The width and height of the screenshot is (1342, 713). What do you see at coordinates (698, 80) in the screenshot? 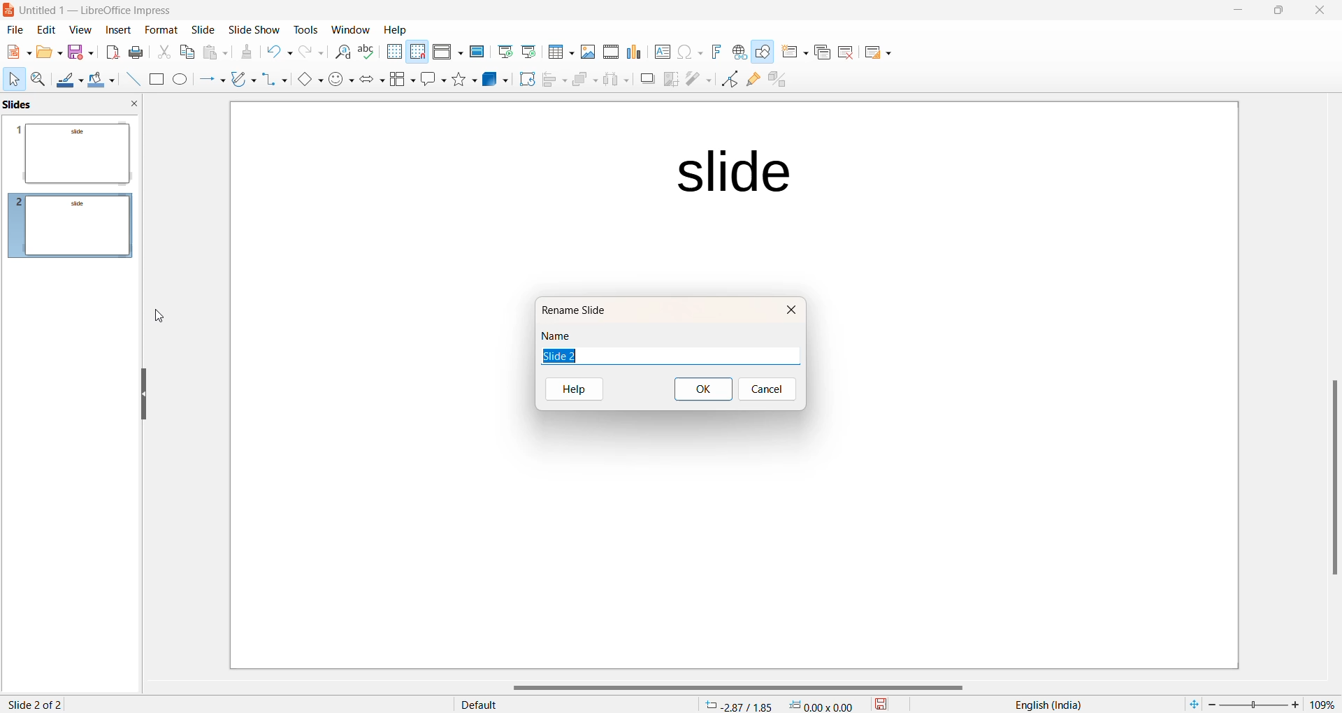
I see `filter` at bounding box center [698, 80].